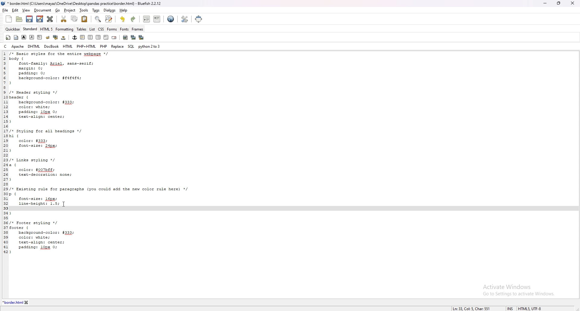 This screenshot has width=580, height=311. What do you see at coordinates (98, 19) in the screenshot?
I see `find bar` at bounding box center [98, 19].